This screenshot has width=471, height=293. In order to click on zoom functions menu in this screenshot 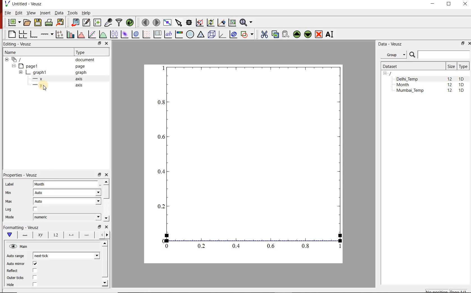, I will do `click(247, 22)`.